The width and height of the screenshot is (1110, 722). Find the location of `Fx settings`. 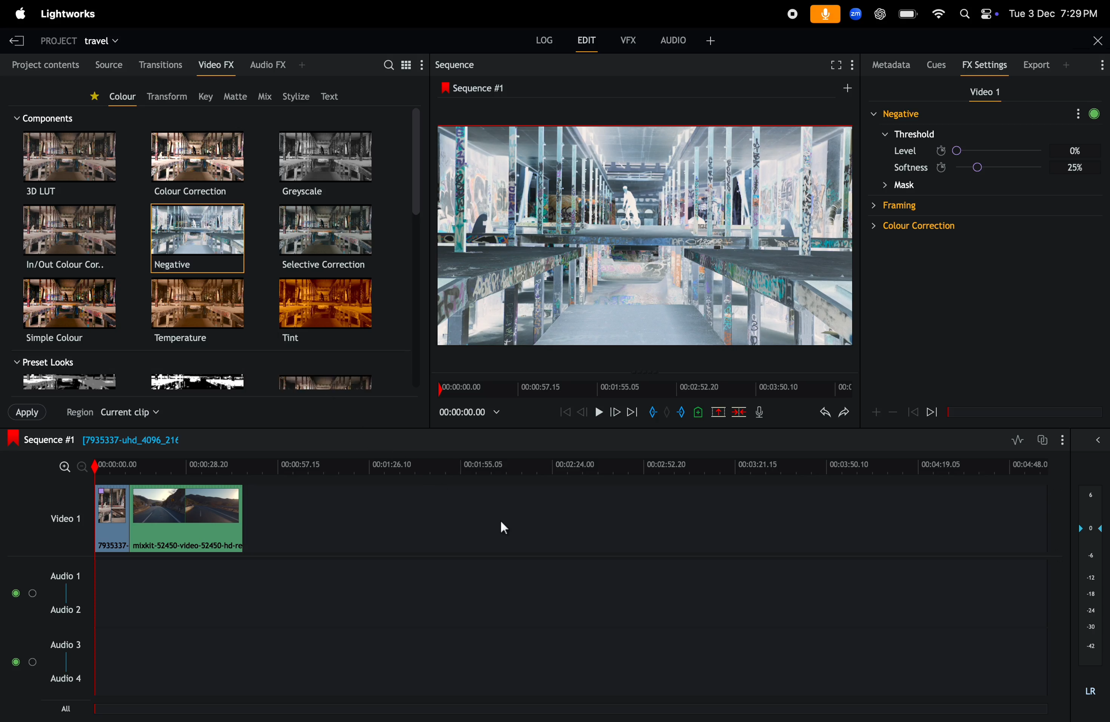

Fx settings is located at coordinates (987, 65).